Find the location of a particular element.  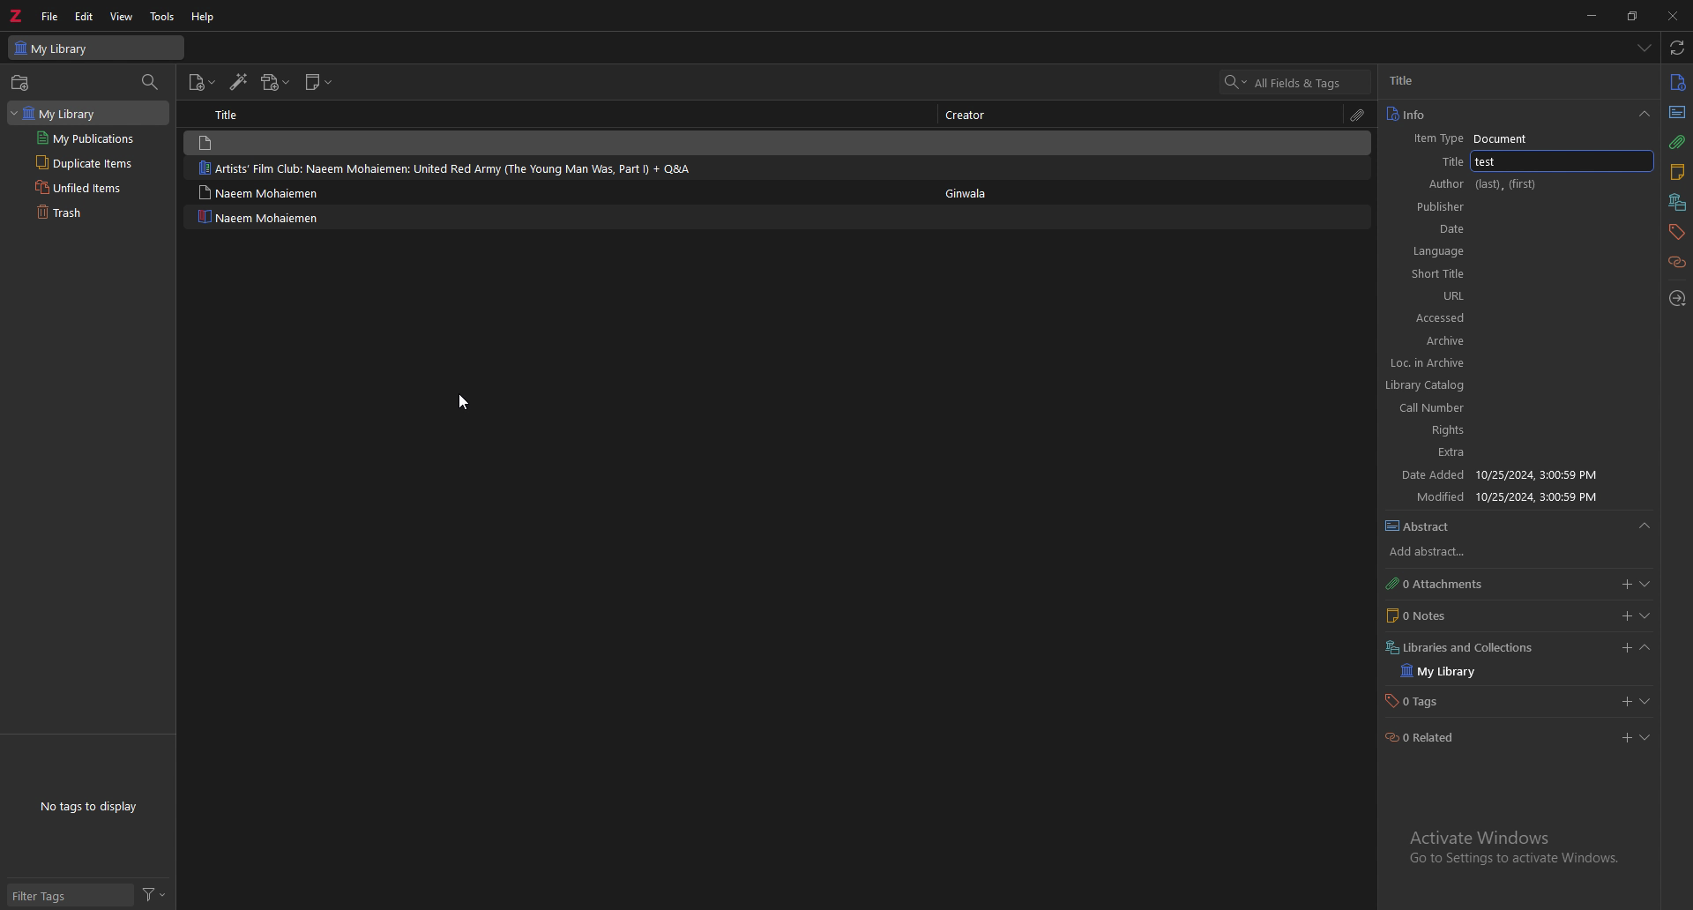

expand section is located at coordinates (1651, 741).